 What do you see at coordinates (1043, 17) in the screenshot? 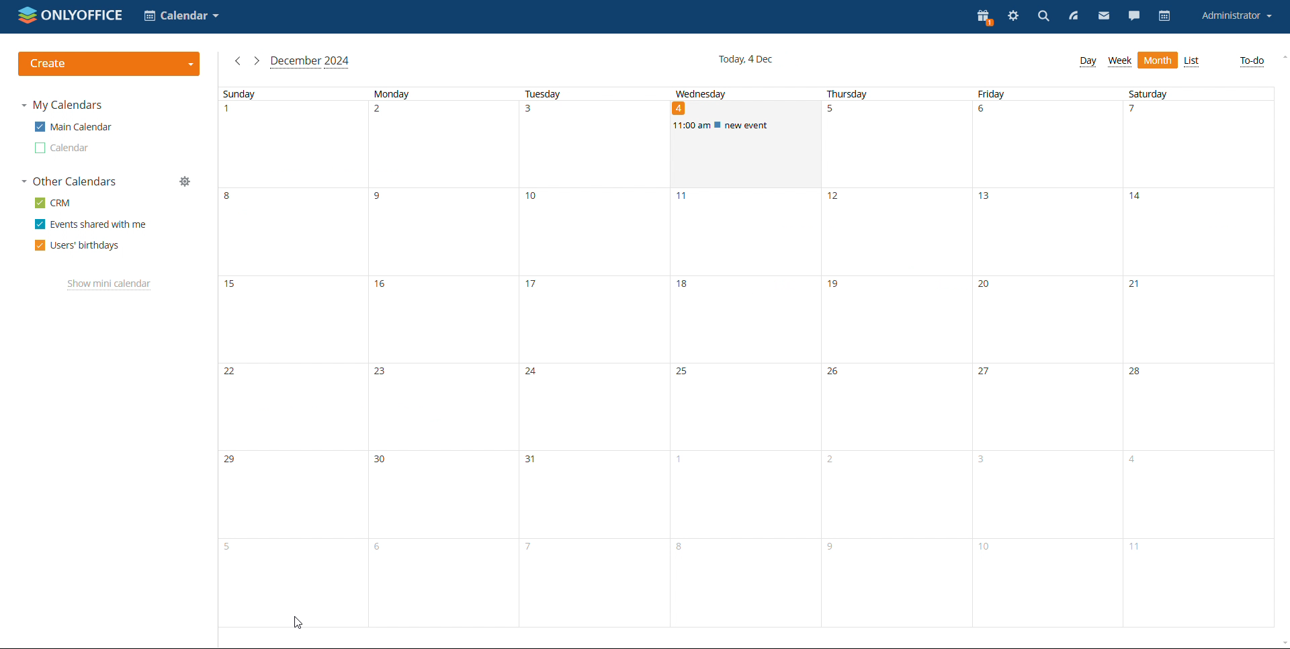
I see `search` at bounding box center [1043, 17].